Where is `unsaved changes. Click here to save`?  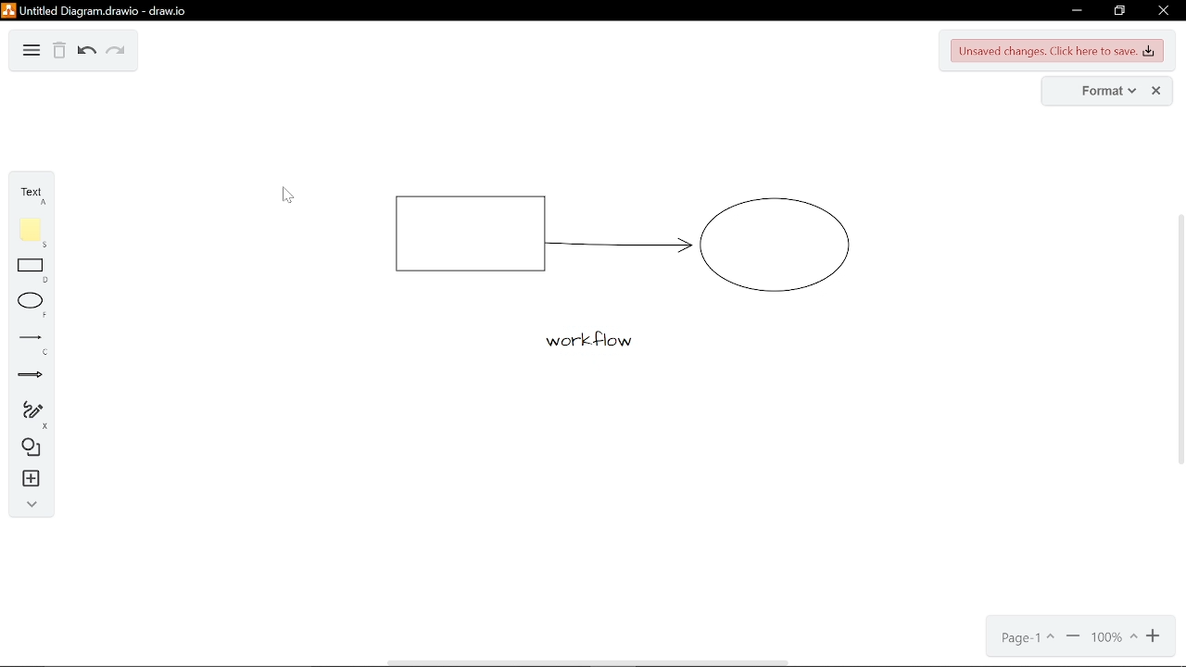
unsaved changes. Click here to save is located at coordinates (1058, 51).